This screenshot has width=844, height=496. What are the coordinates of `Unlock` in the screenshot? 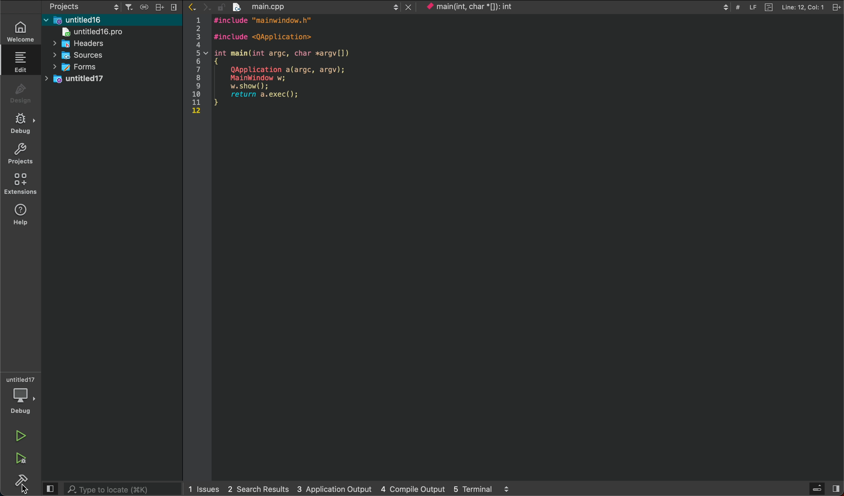 It's located at (221, 7).